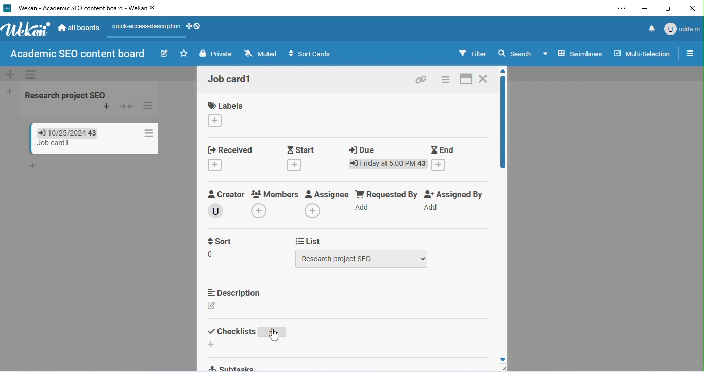  I want to click on list name: Research project SEO, so click(68, 95).